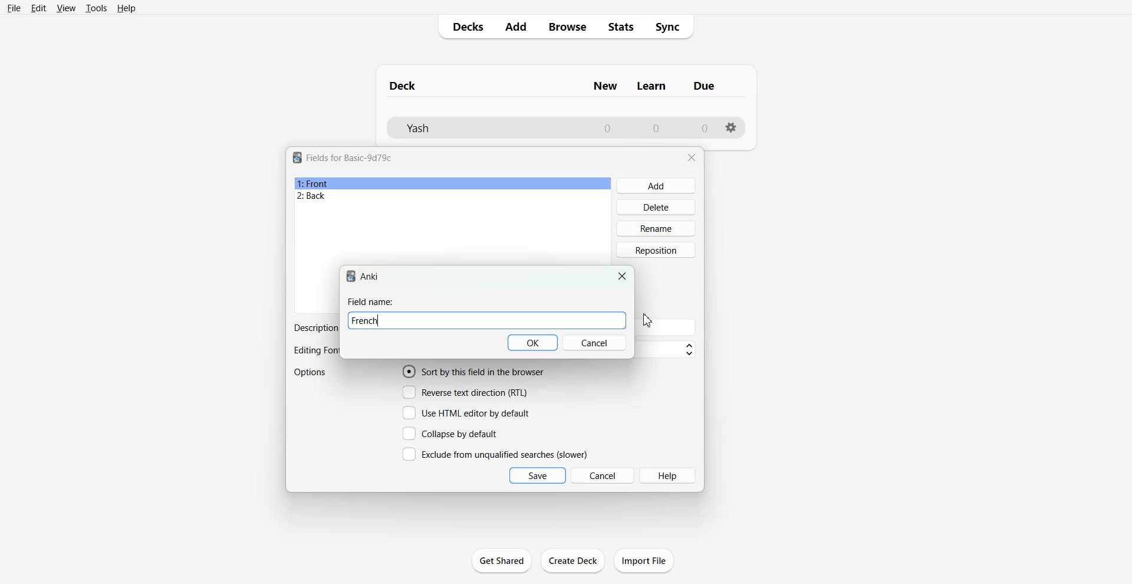 Image resolution: width=1132 pixels, height=584 pixels. What do you see at coordinates (311, 372) in the screenshot?
I see `Options` at bounding box center [311, 372].